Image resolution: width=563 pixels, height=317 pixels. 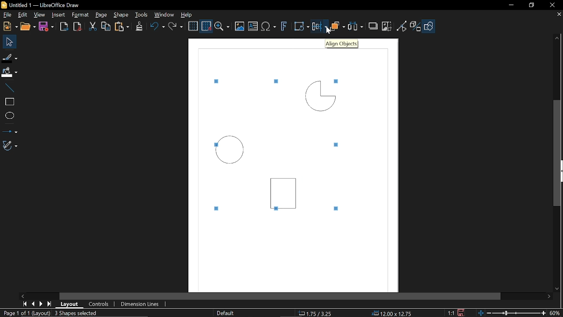 What do you see at coordinates (338, 27) in the screenshot?
I see `Arrange` at bounding box center [338, 27].